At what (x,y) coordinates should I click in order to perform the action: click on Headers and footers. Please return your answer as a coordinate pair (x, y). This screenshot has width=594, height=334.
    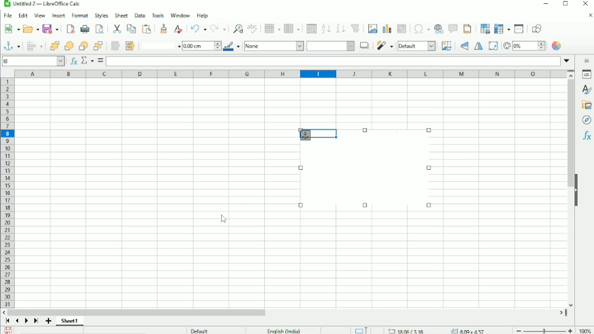
    Looking at the image, I should click on (468, 28).